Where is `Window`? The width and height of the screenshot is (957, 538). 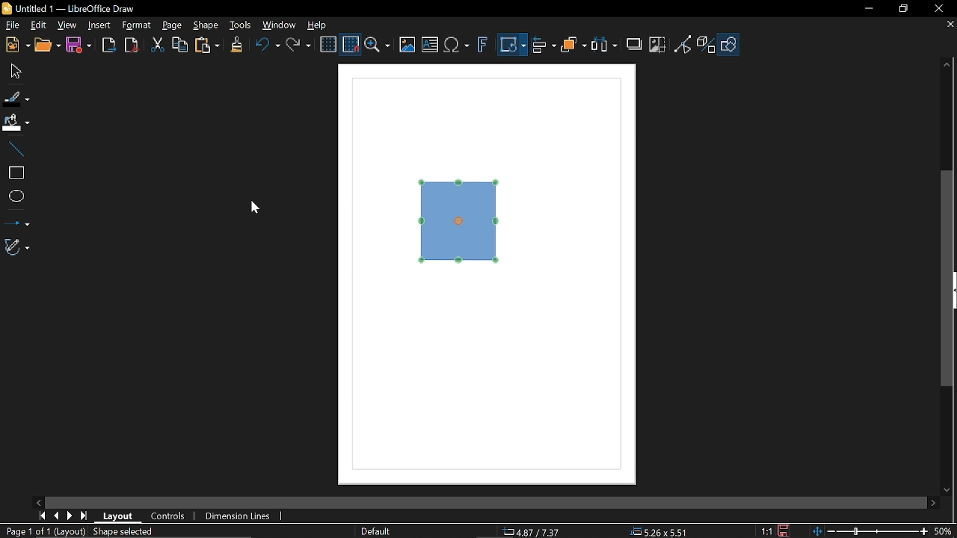 Window is located at coordinates (280, 25).